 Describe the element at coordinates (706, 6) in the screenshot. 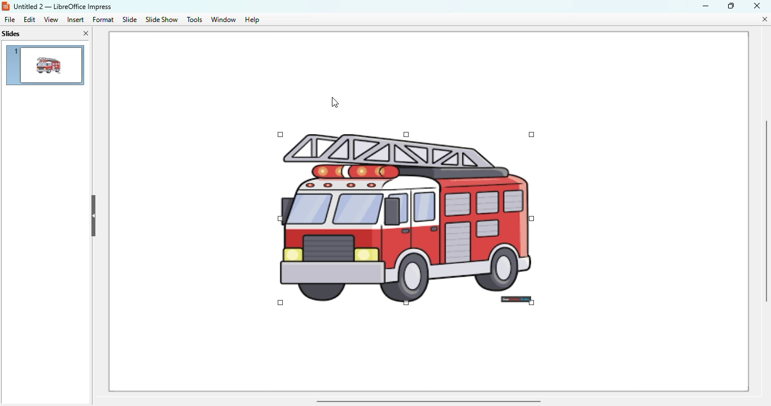

I see `minimize` at that location.